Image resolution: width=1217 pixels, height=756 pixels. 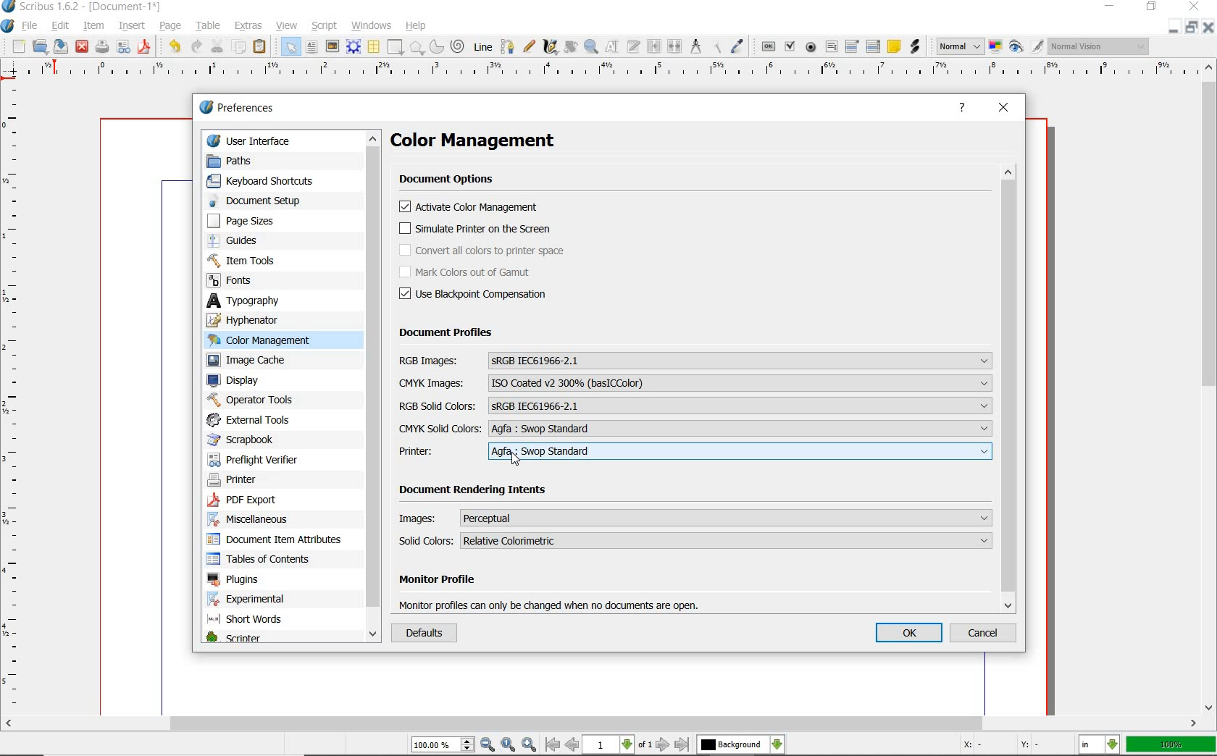 I want to click on CMYK Images, so click(x=695, y=383).